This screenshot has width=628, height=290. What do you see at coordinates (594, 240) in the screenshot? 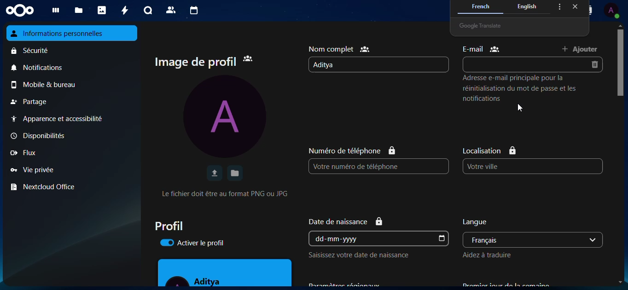
I see `drop down` at bounding box center [594, 240].